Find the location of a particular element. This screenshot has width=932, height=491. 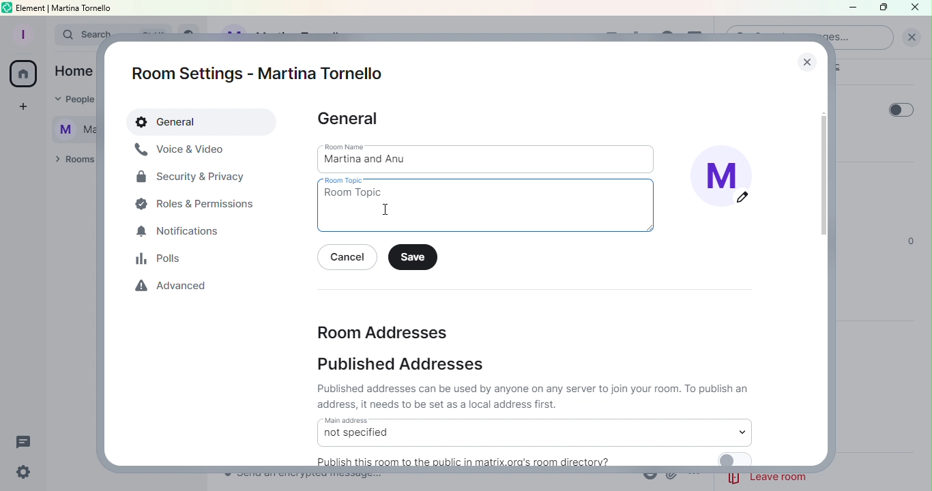

Roles and permissions is located at coordinates (199, 203).